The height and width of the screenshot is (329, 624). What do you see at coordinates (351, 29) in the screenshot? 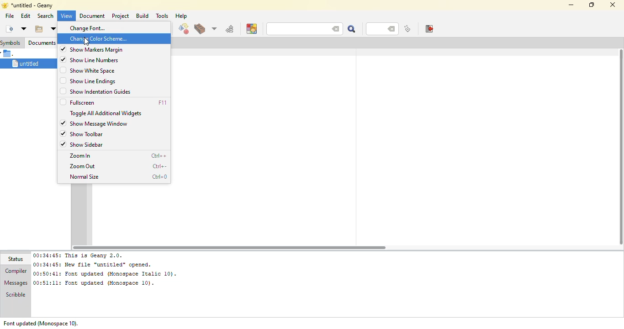
I see `search` at bounding box center [351, 29].